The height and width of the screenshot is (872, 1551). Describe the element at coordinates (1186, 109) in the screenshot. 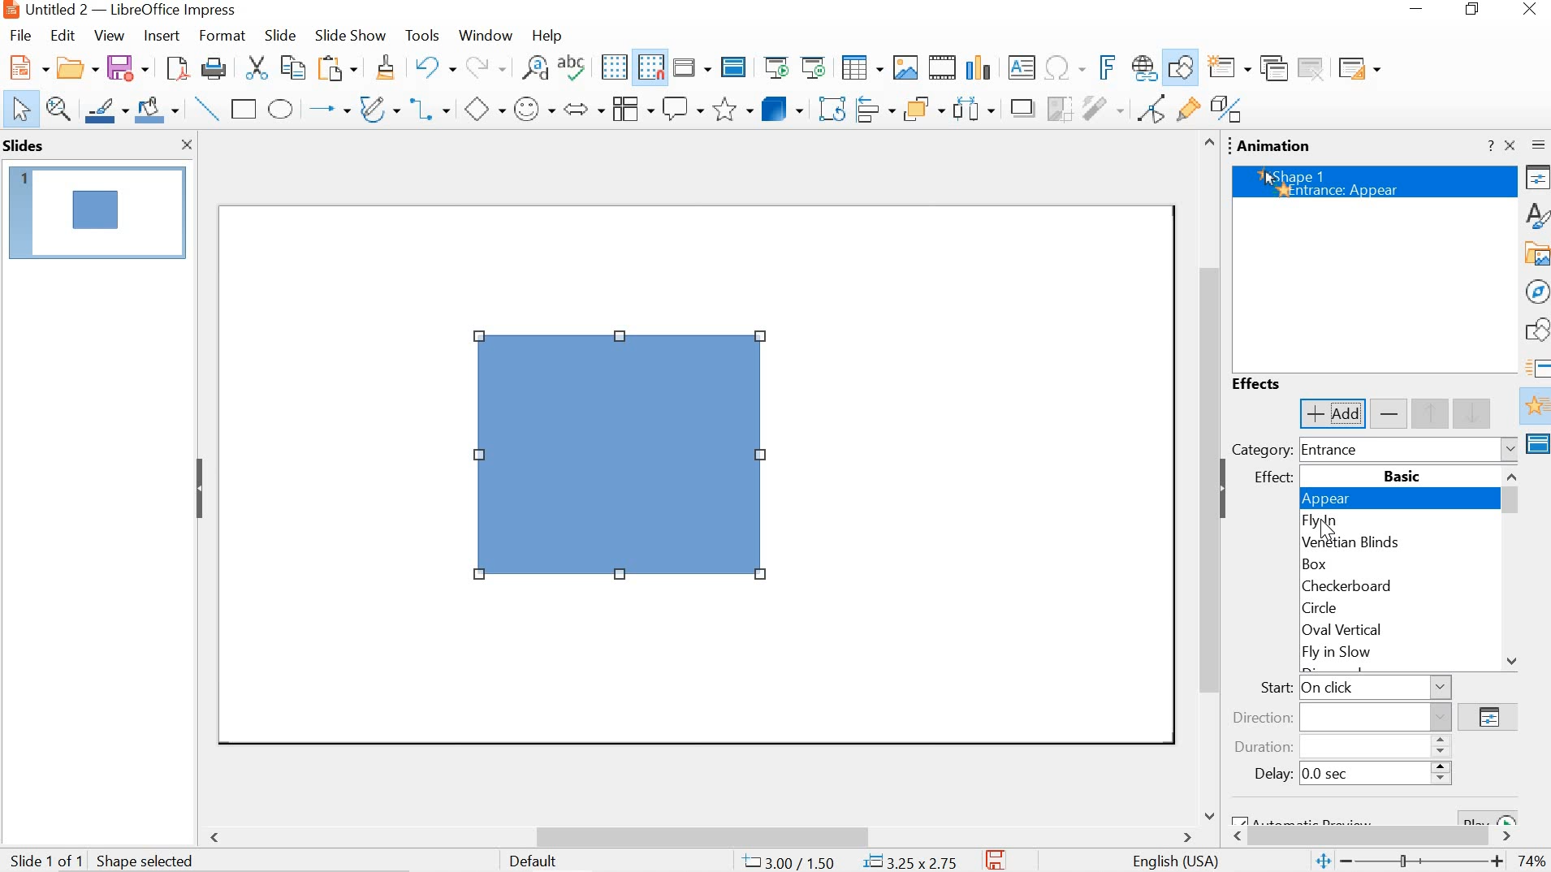

I see `gluepoint function` at that location.